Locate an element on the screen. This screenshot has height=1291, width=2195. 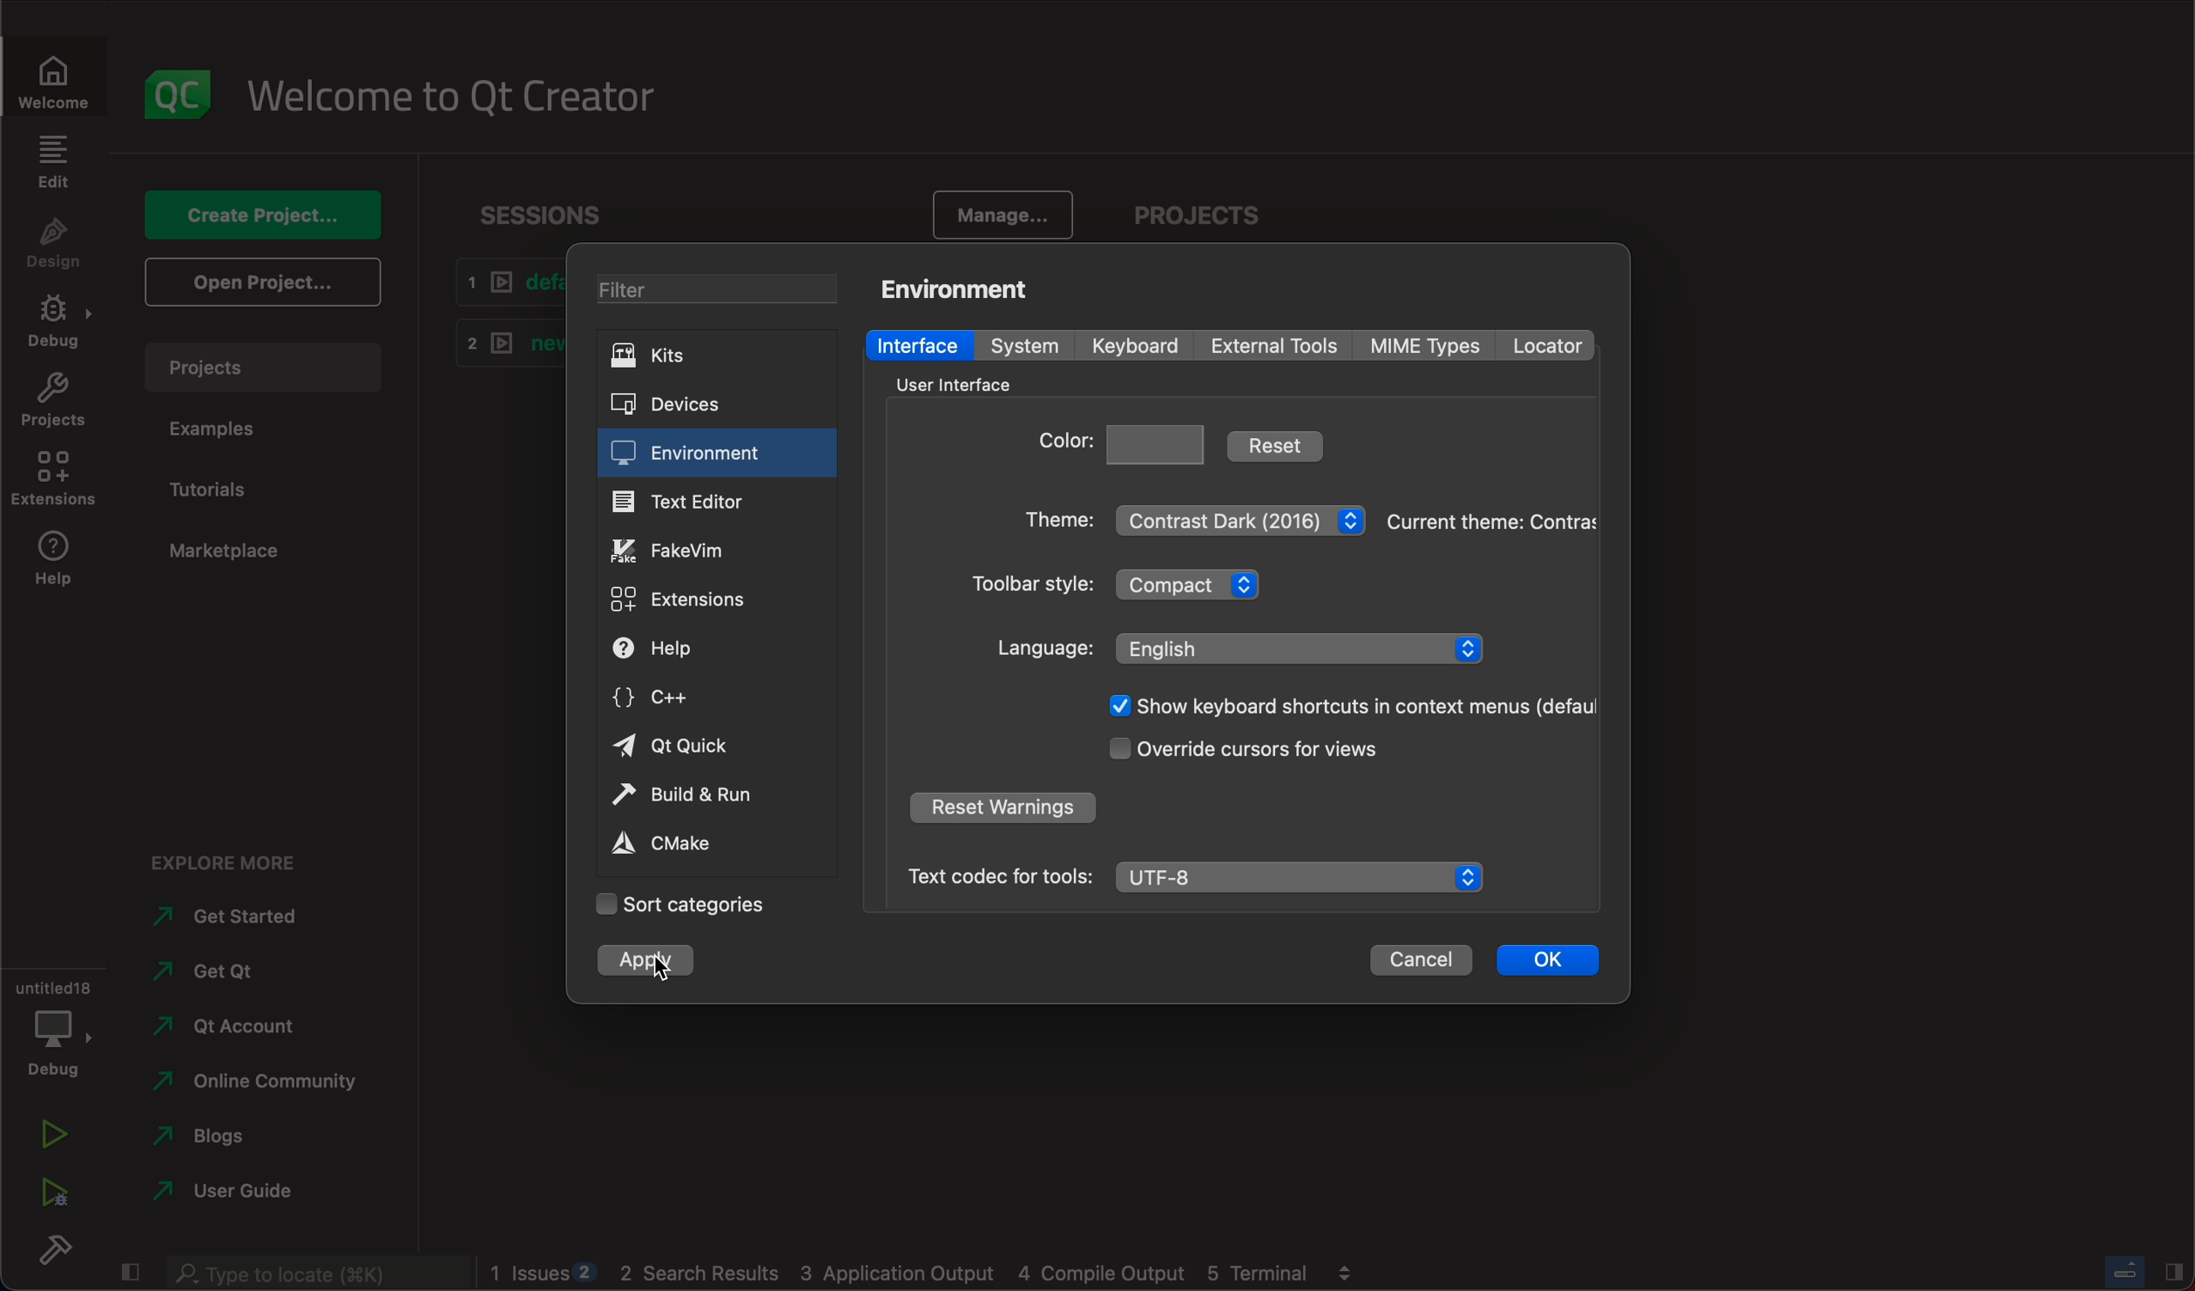
environment is located at coordinates (963, 287).